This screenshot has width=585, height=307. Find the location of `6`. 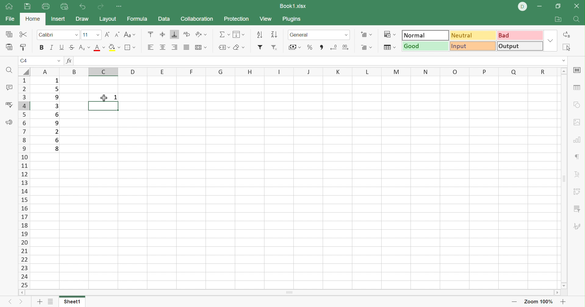

6 is located at coordinates (57, 115).